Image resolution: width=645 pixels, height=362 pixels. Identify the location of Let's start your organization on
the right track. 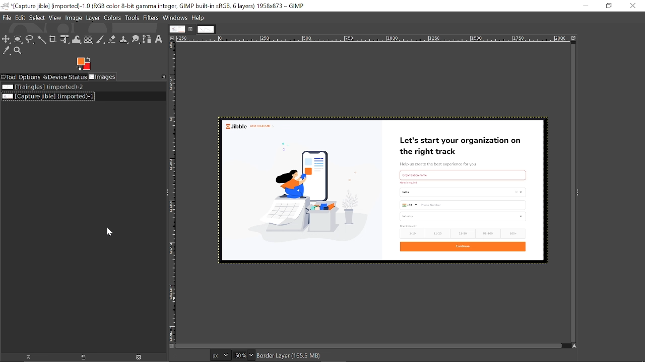
(459, 145).